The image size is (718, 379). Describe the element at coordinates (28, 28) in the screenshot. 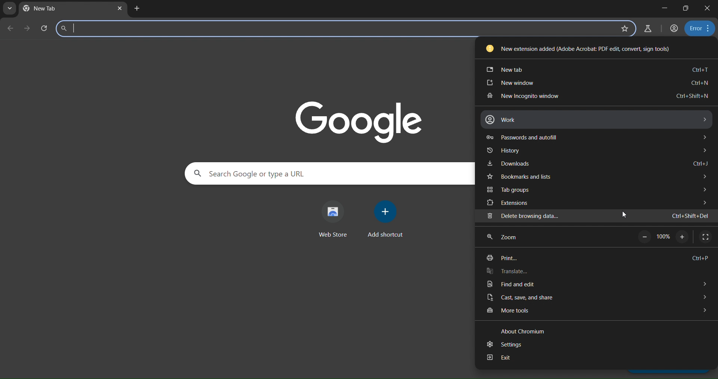

I see `go forward one page` at that location.